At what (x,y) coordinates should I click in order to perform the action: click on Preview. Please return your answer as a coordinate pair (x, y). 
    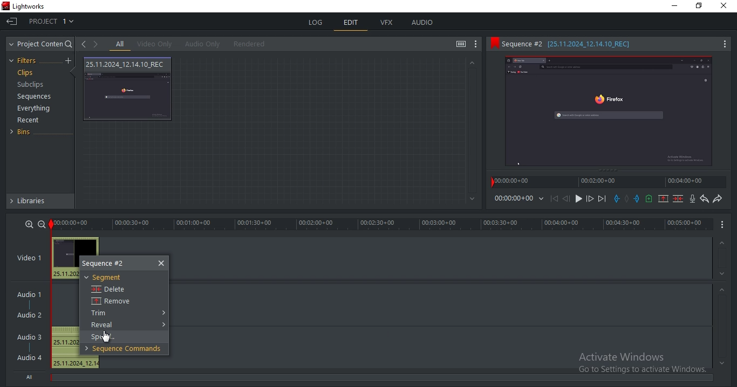
    Looking at the image, I should click on (613, 114).